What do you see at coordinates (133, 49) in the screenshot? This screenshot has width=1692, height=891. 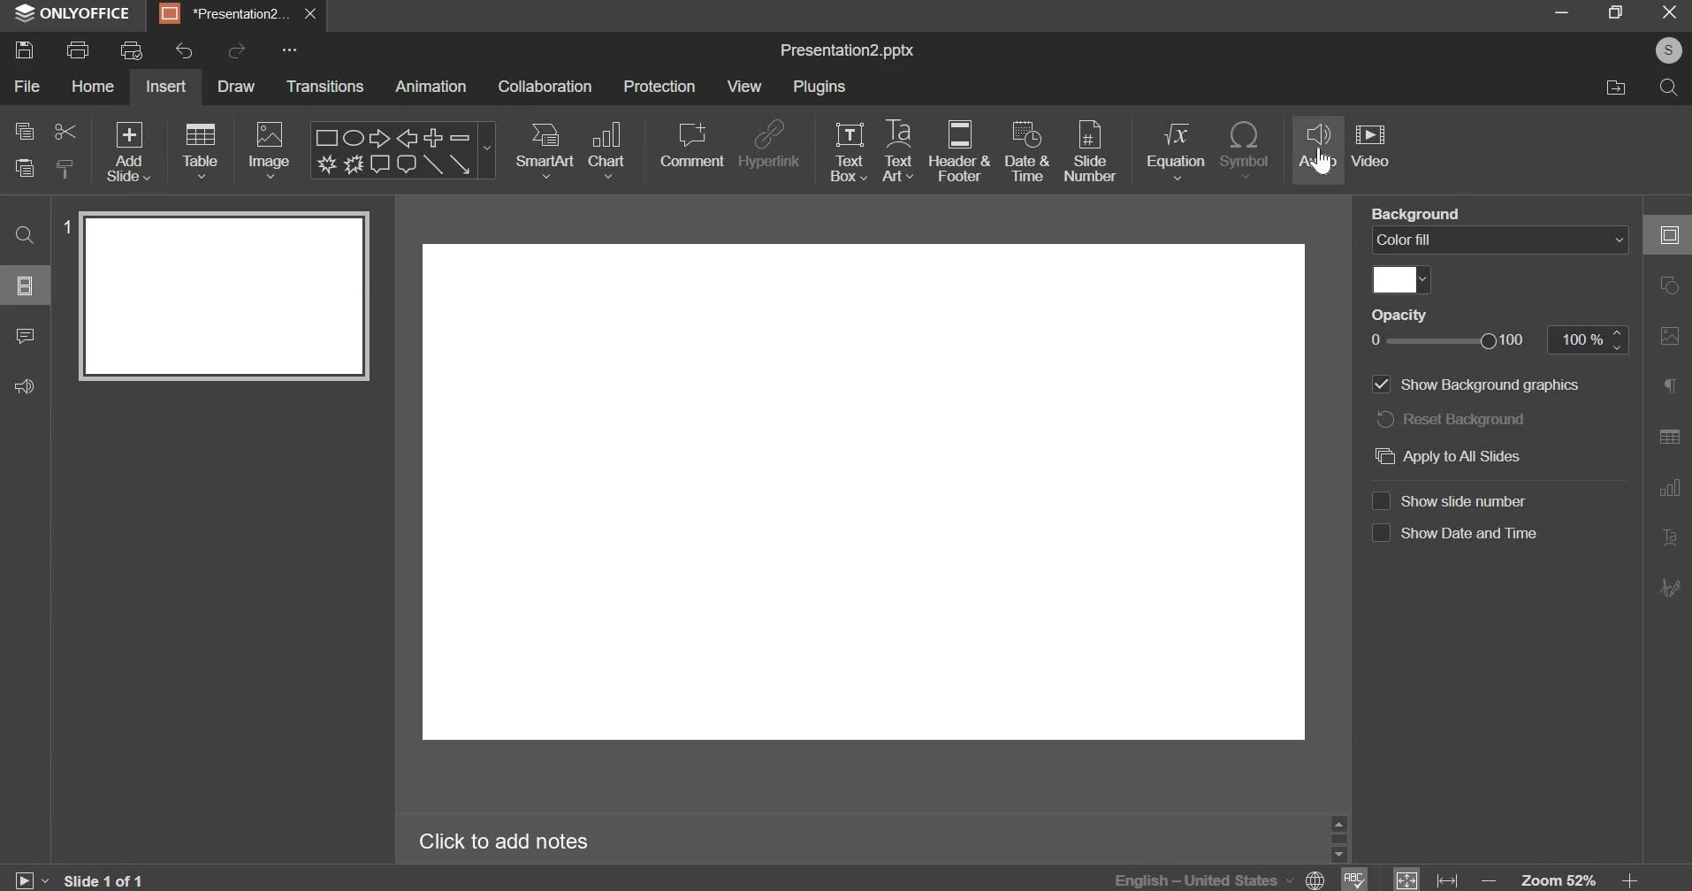 I see `print preview` at bounding box center [133, 49].